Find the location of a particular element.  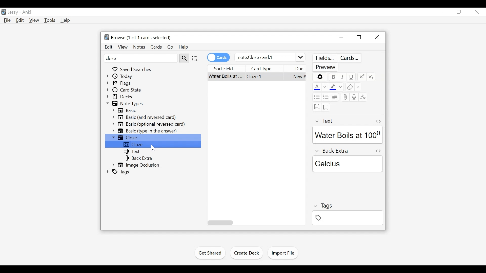

Equation is located at coordinates (363, 97).